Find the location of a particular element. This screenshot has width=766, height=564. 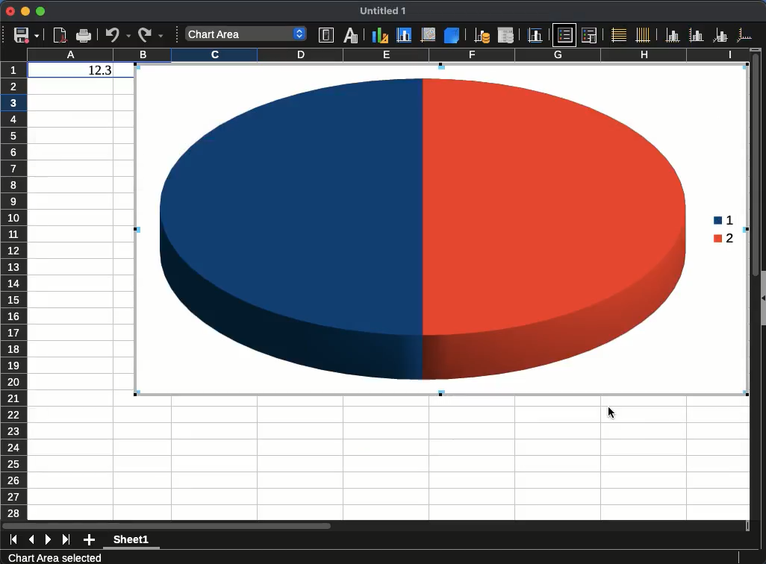

Horizontal slide bar is located at coordinates (166, 525).